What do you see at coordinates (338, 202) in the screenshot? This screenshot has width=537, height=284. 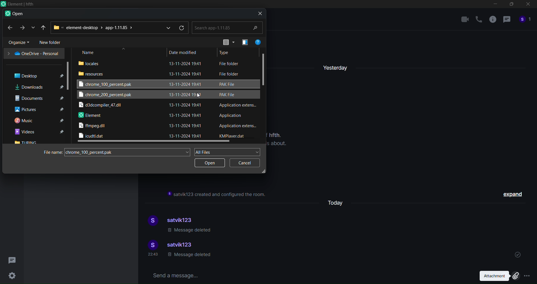 I see `today` at bounding box center [338, 202].